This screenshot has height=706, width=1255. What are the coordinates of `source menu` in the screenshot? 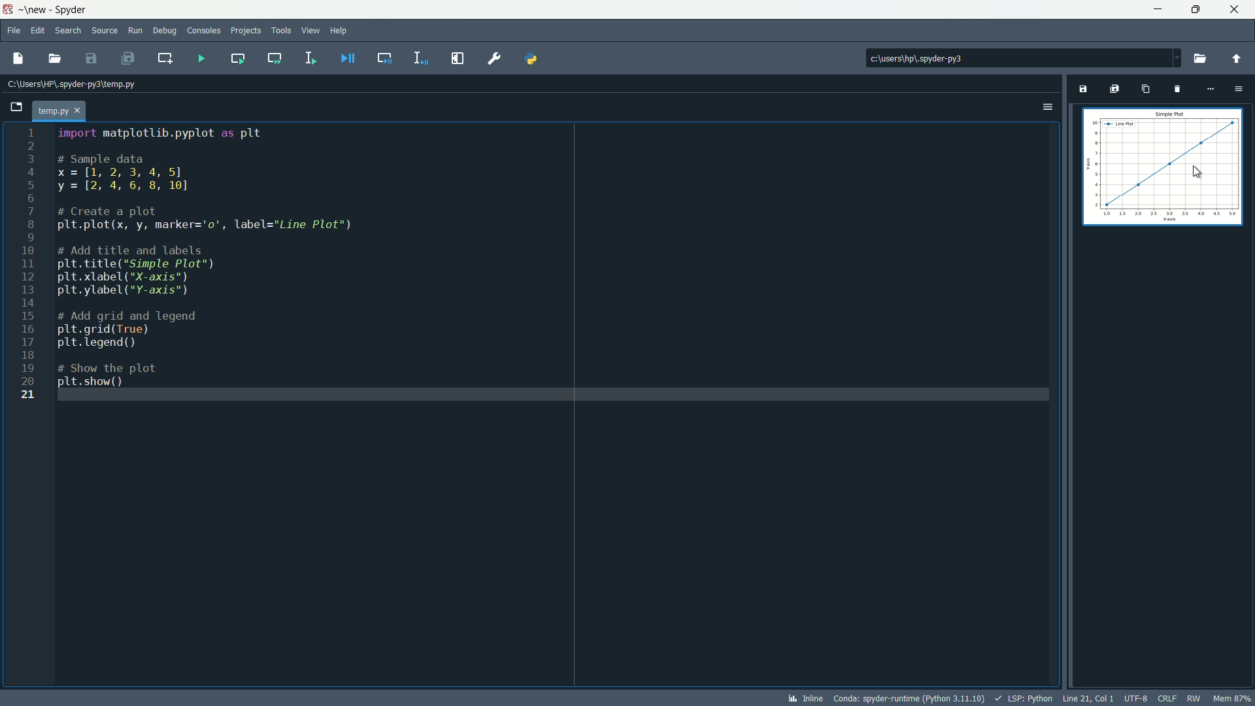 It's located at (104, 31).